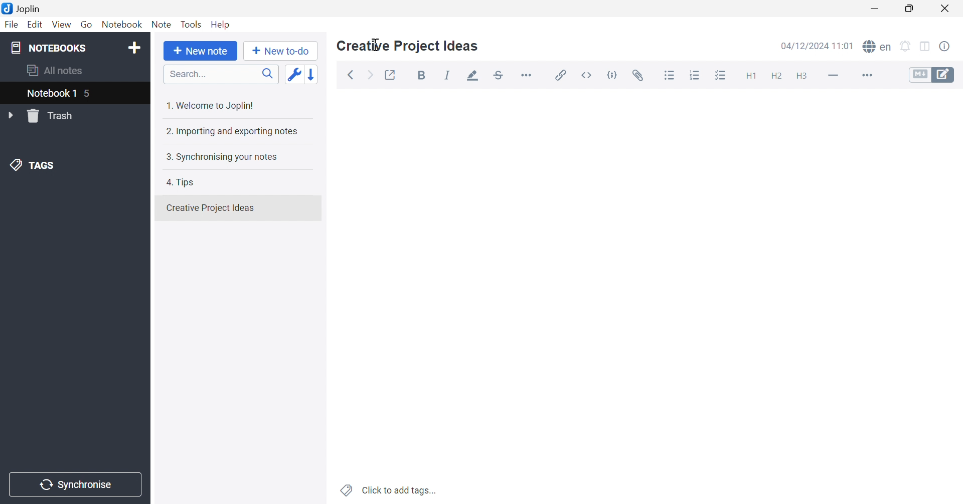 The width and height of the screenshot is (963, 504). Describe the element at coordinates (641, 76) in the screenshot. I see `Attach file` at that location.